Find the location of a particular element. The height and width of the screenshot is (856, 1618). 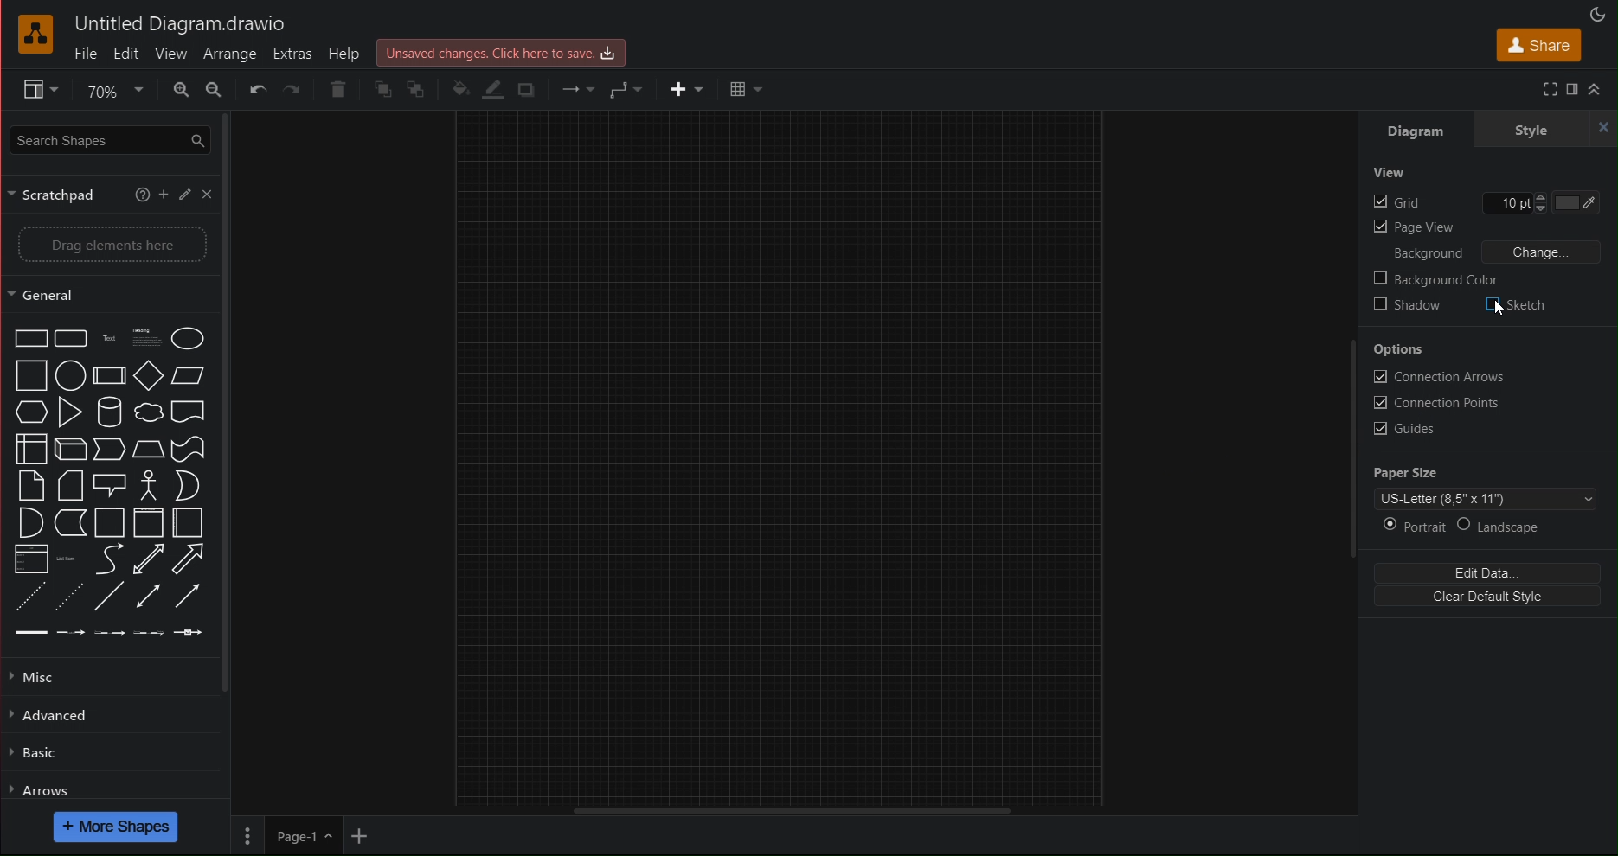

Arrange is located at coordinates (230, 54).